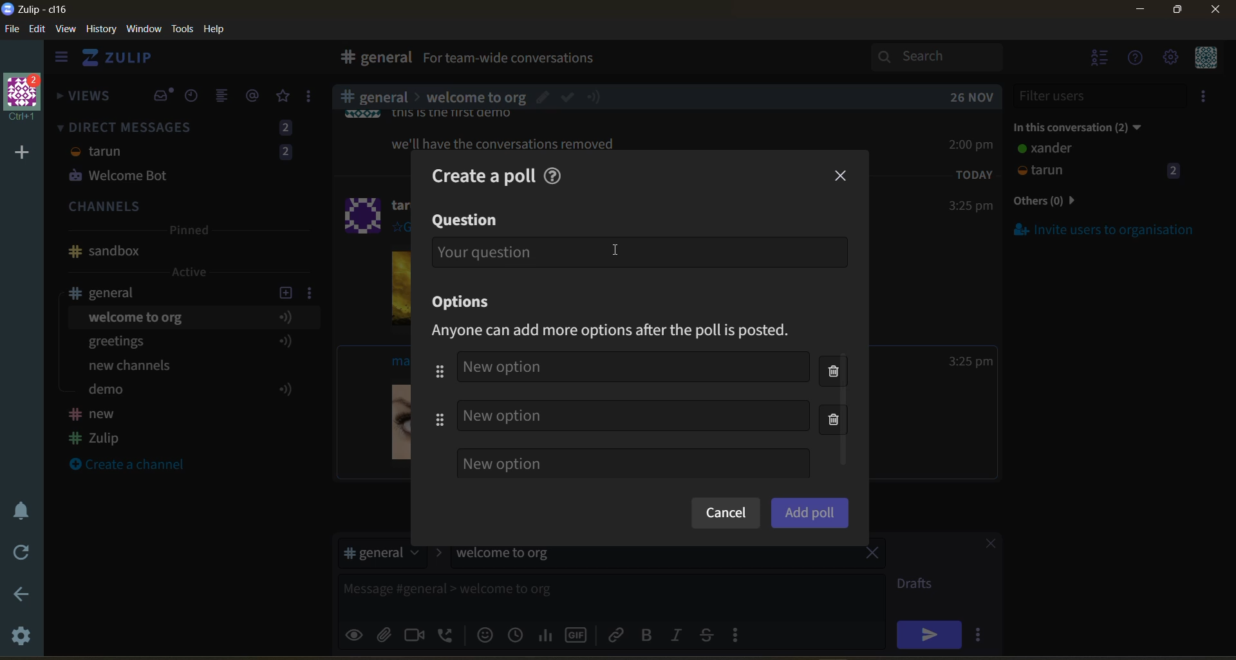 Image resolution: width=1236 pixels, height=660 pixels. Describe the element at coordinates (356, 633) in the screenshot. I see `preview` at that location.